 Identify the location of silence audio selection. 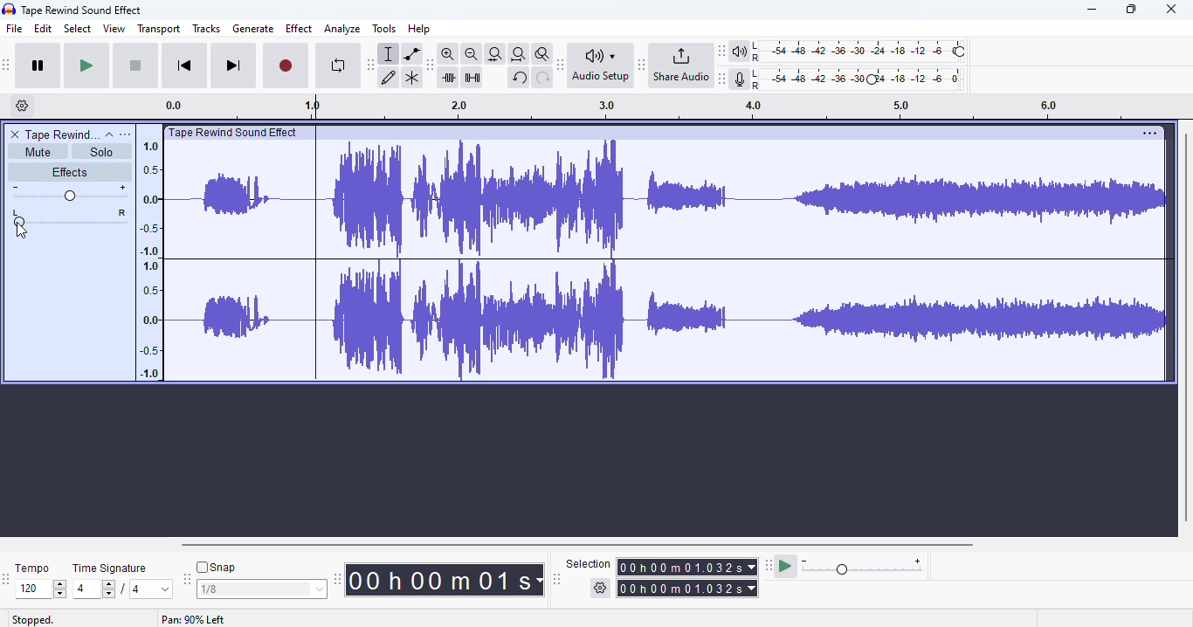
(472, 78).